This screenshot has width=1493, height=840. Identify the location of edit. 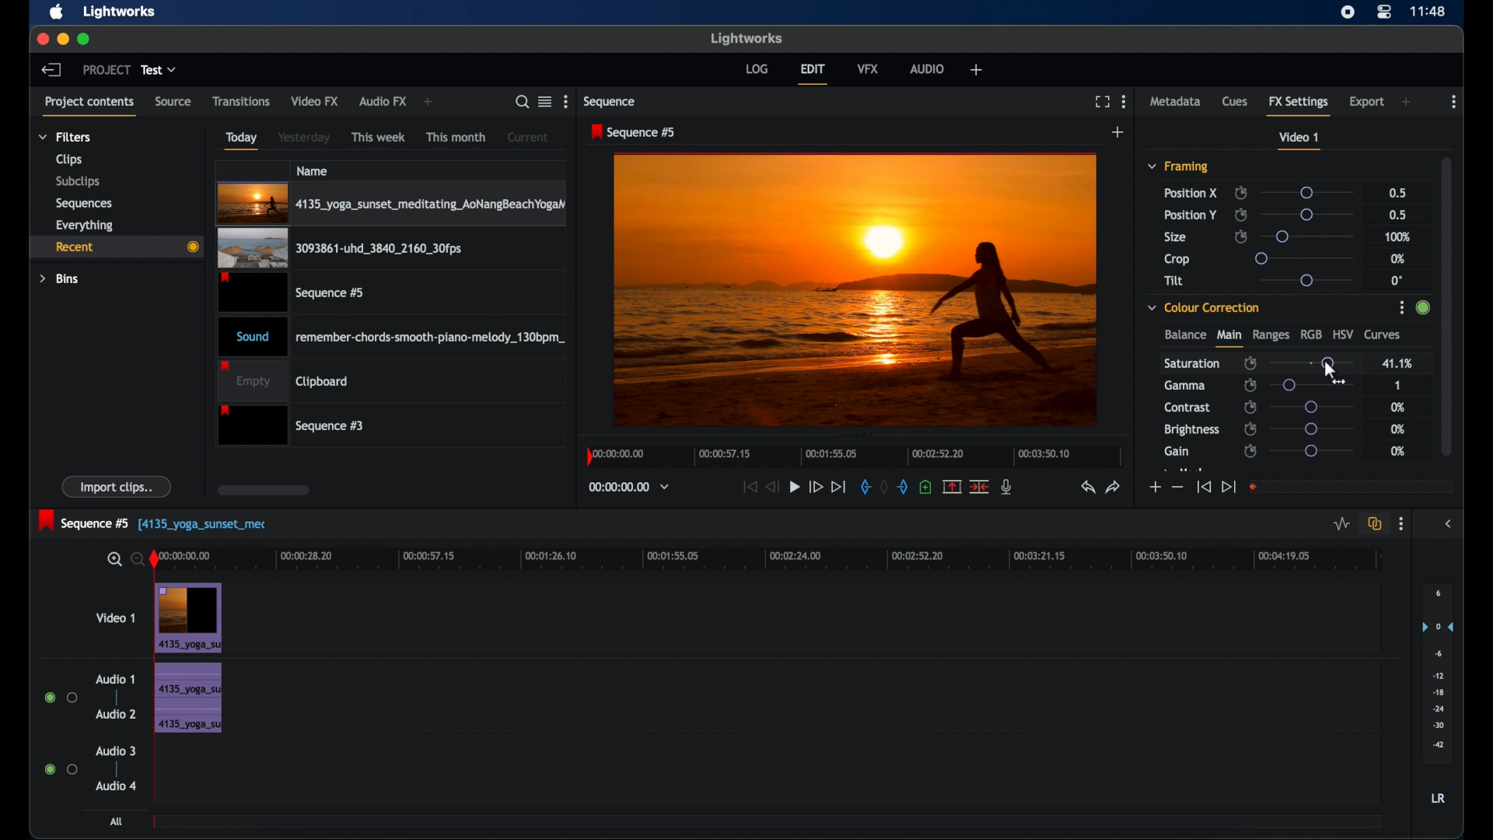
(813, 74).